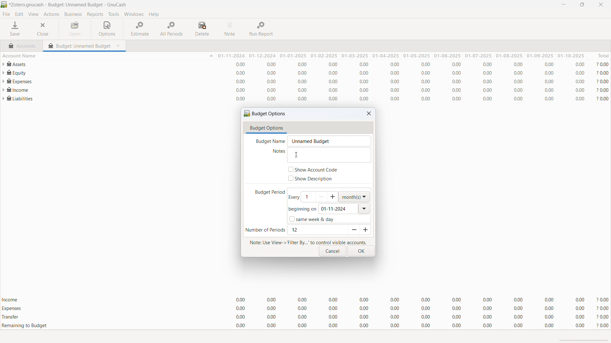 This screenshot has width=611, height=343. I want to click on increase period, so click(365, 230).